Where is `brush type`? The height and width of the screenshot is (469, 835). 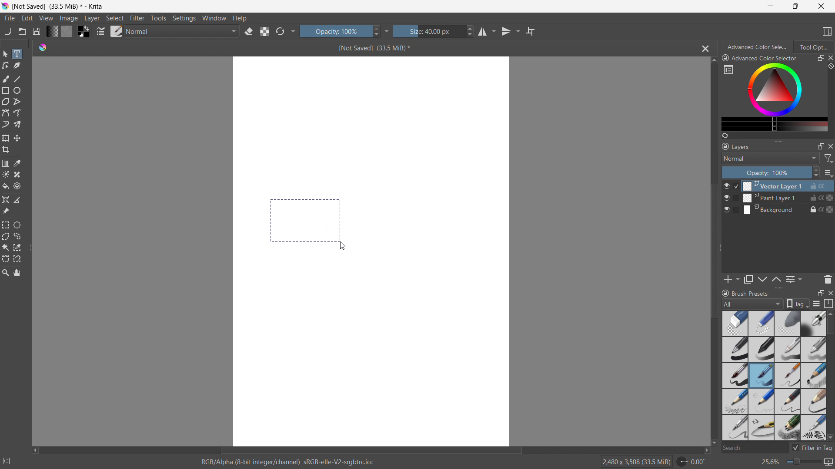 brush type is located at coordinates (753, 304).